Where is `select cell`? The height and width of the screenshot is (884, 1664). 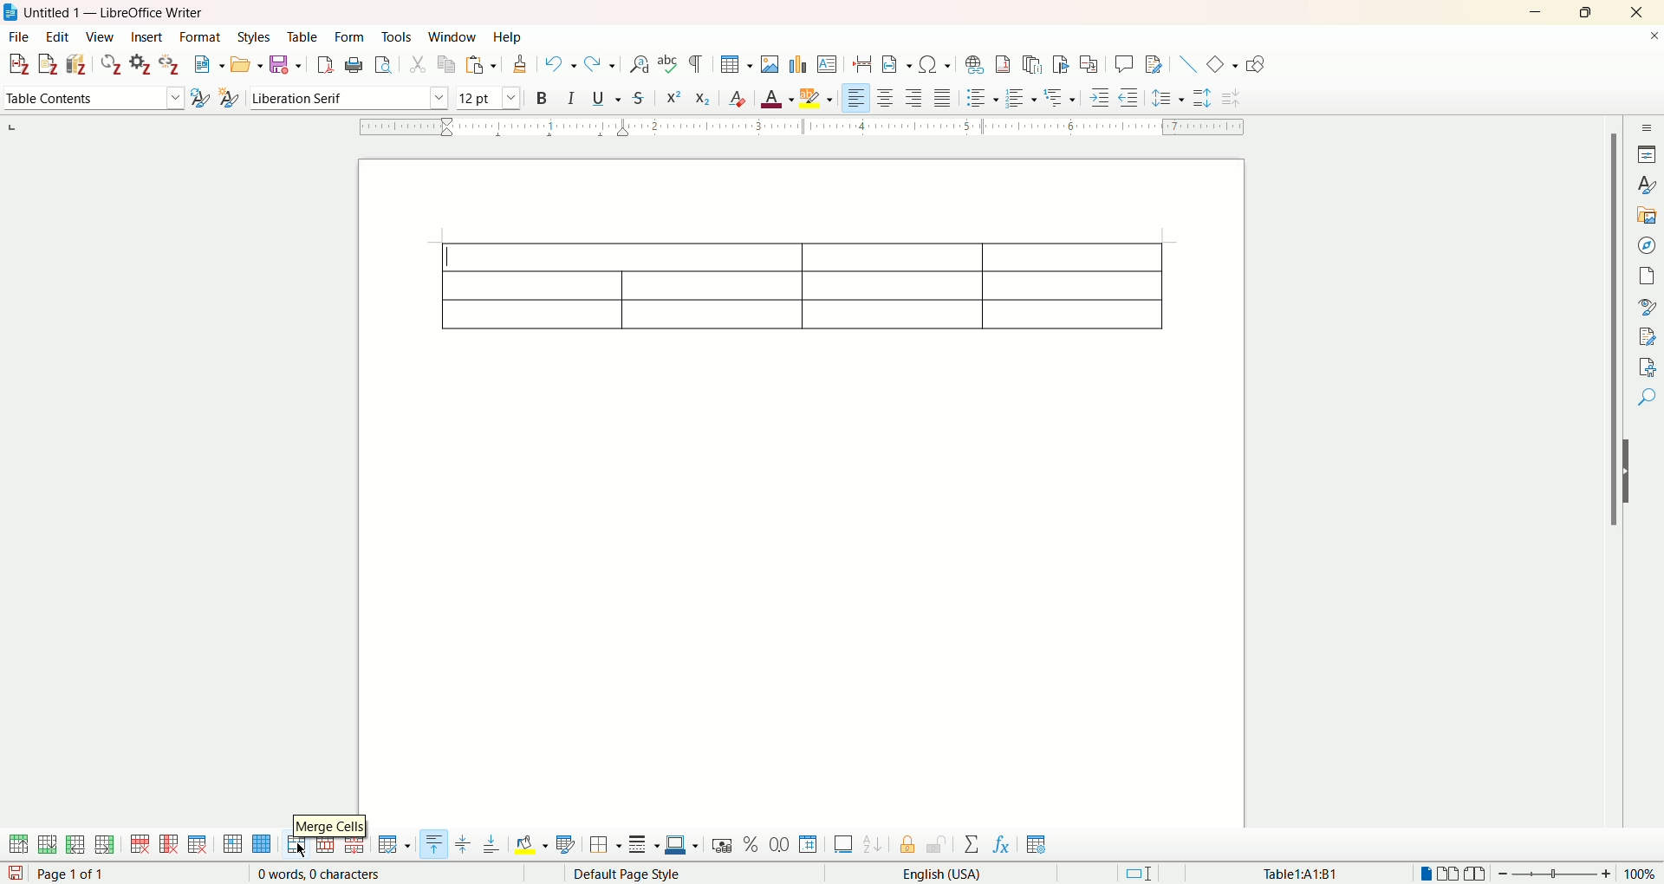
select cell is located at coordinates (230, 846).